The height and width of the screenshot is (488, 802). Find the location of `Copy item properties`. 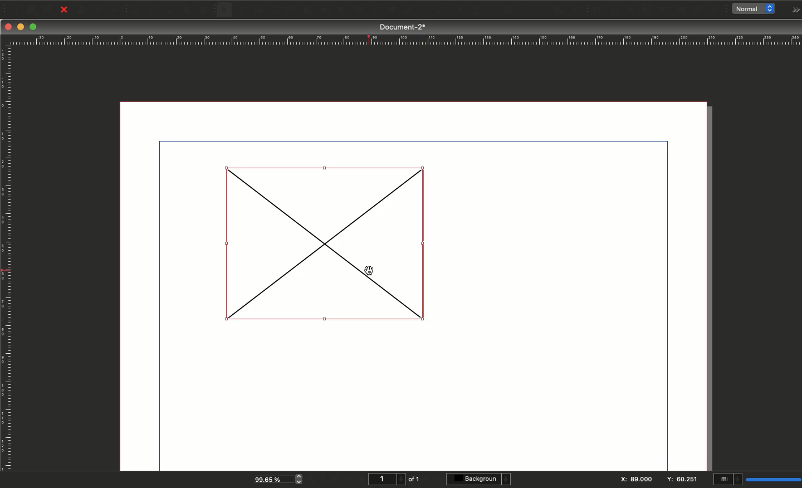

Copy item properties is located at coordinates (557, 11).